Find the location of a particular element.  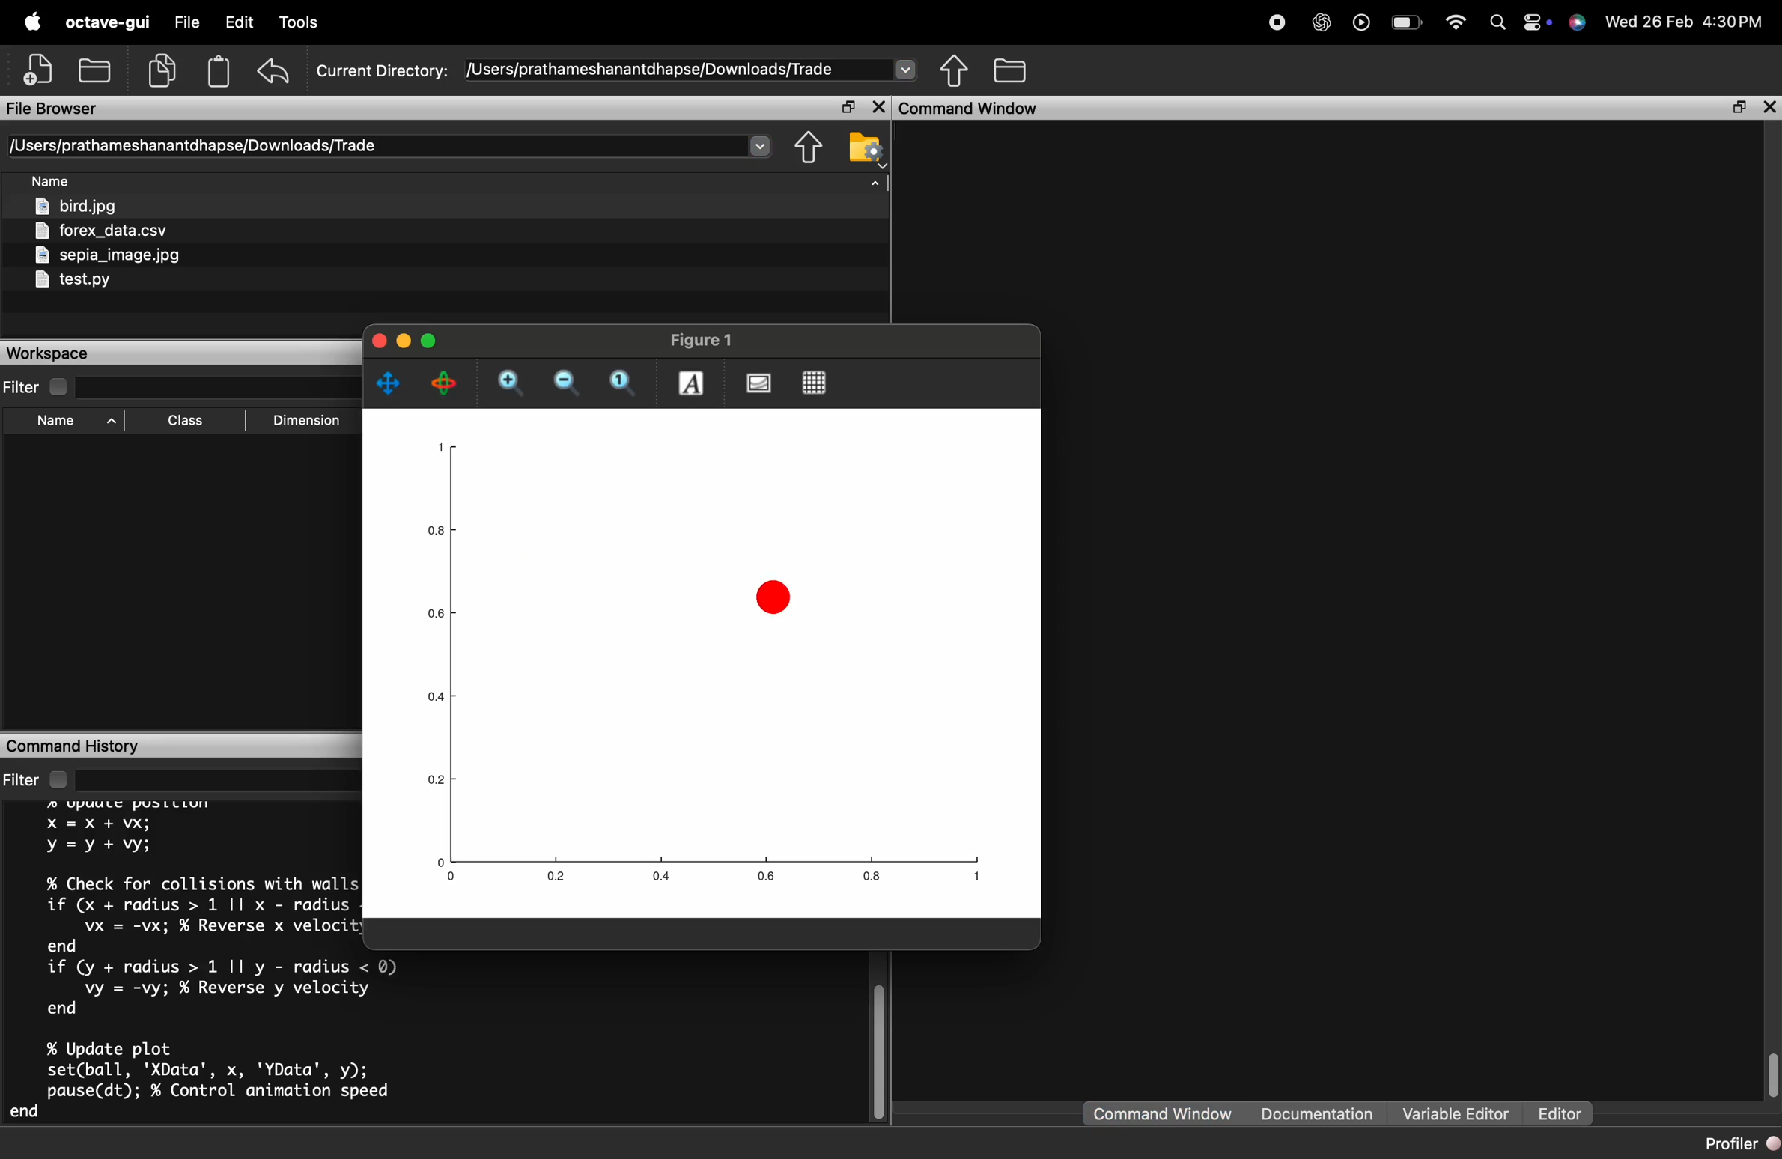

pan is located at coordinates (387, 384).